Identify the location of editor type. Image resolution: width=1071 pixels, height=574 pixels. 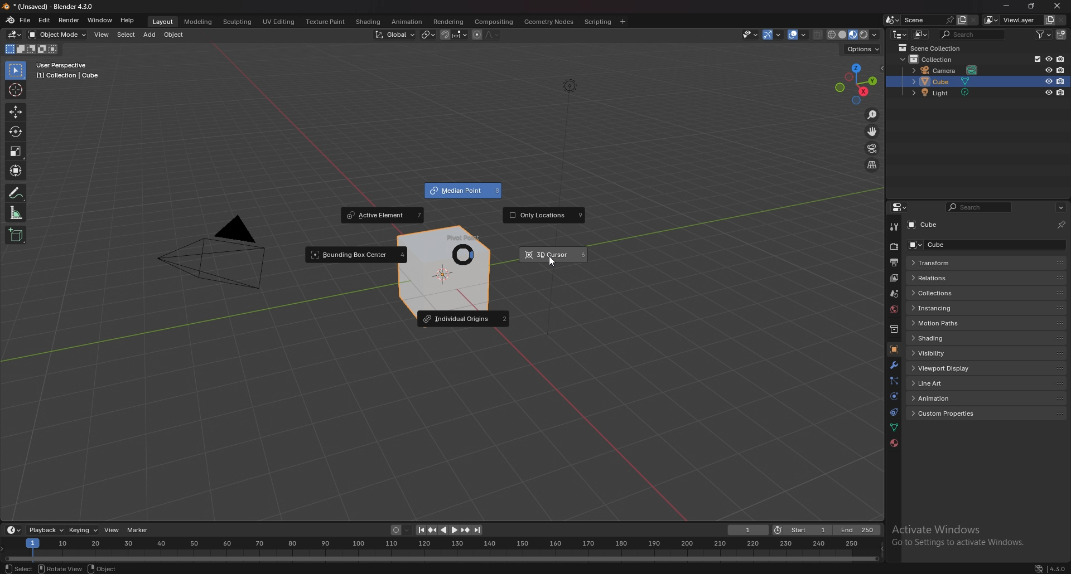
(14, 531).